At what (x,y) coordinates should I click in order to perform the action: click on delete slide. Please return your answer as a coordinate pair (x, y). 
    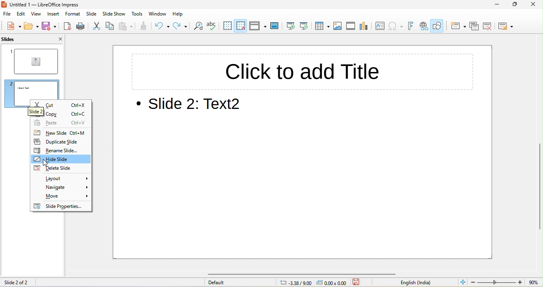
    Looking at the image, I should click on (491, 27).